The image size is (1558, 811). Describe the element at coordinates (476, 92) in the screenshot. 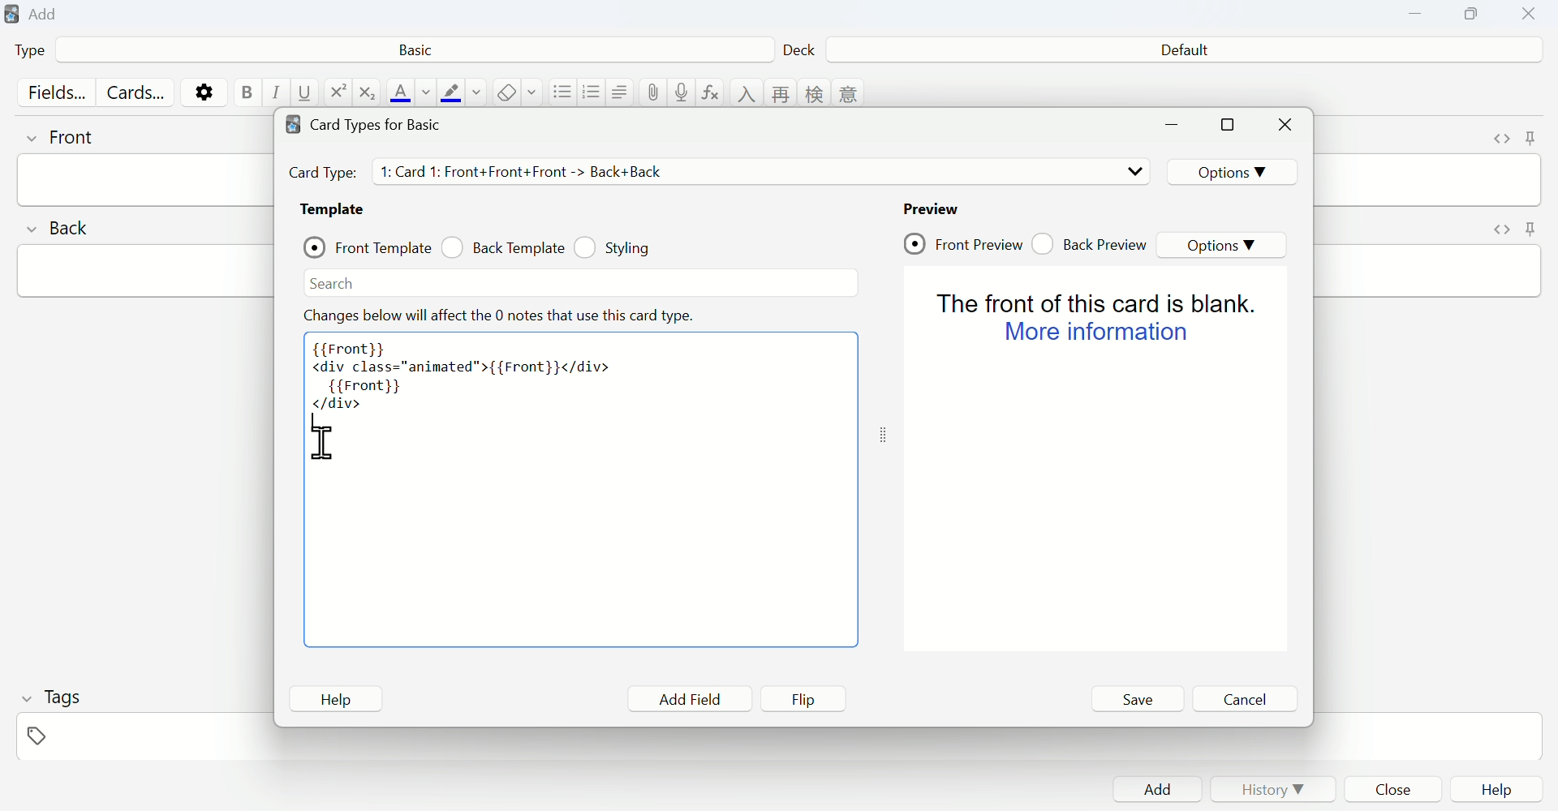

I see `change color` at that location.